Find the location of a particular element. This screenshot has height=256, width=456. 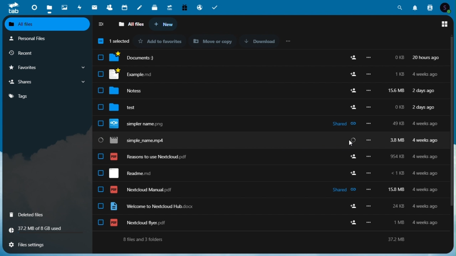

tab is located at coordinates (14, 7).